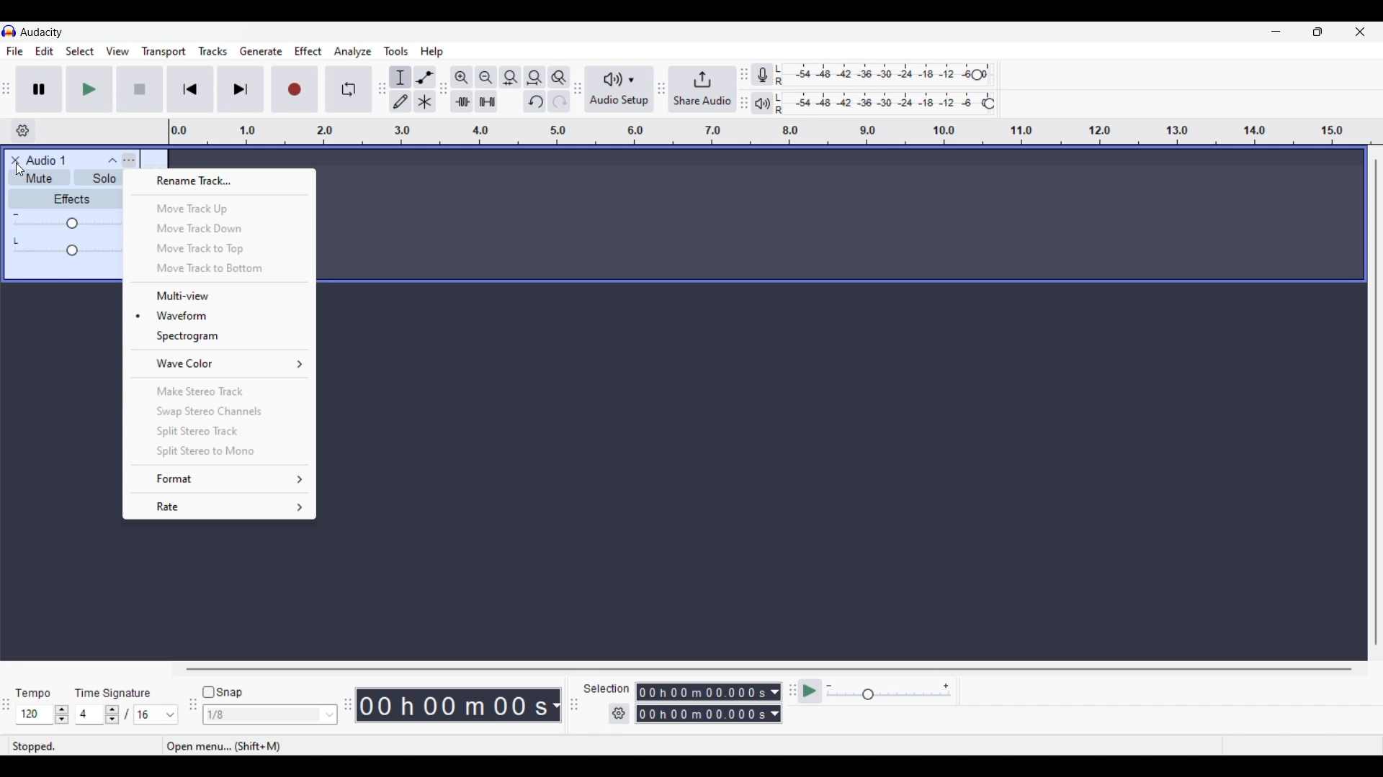  Describe the element at coordinates (42, 32) in the screenshot. I see `Software name` at that location.